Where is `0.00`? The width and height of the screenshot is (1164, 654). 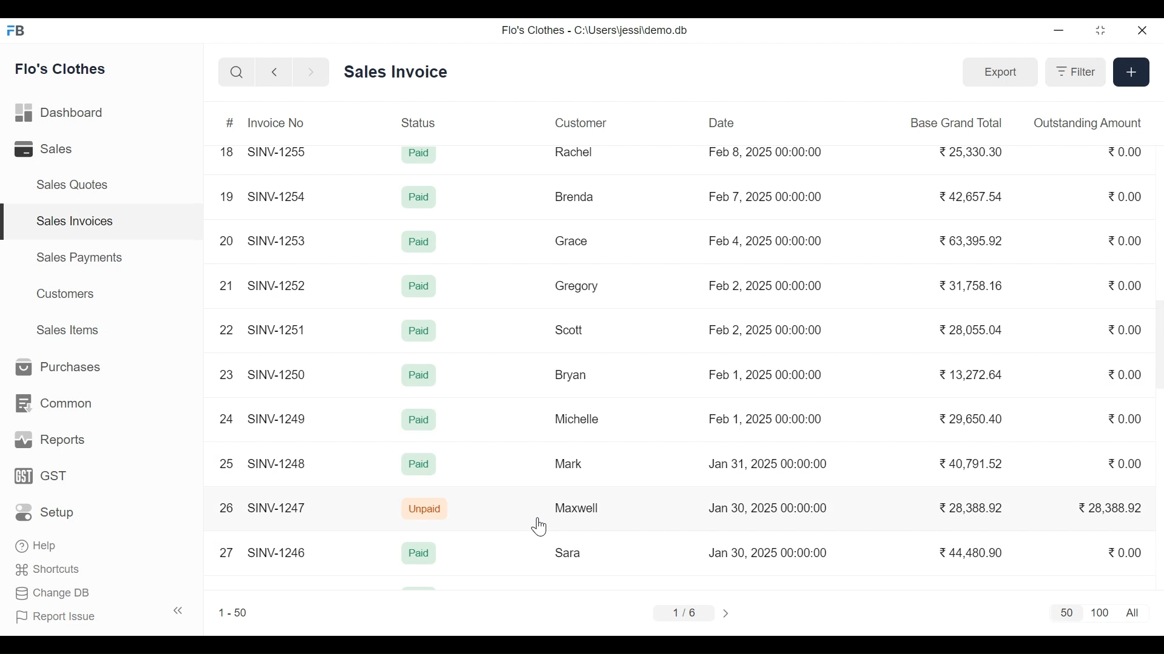
0.00 is located at coordinates (1126, 152).